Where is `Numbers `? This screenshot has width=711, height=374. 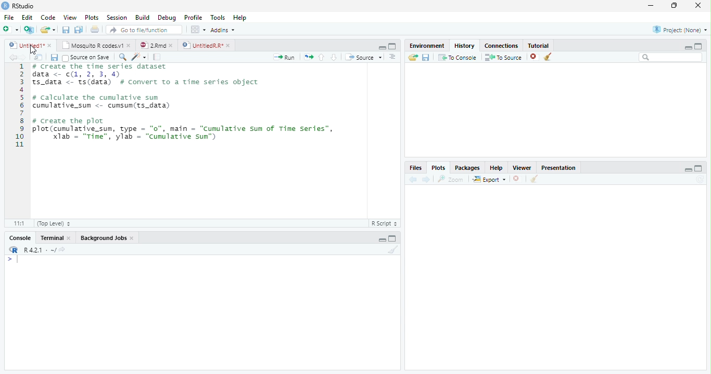
Numbers  is located at coordinates (20, 108).